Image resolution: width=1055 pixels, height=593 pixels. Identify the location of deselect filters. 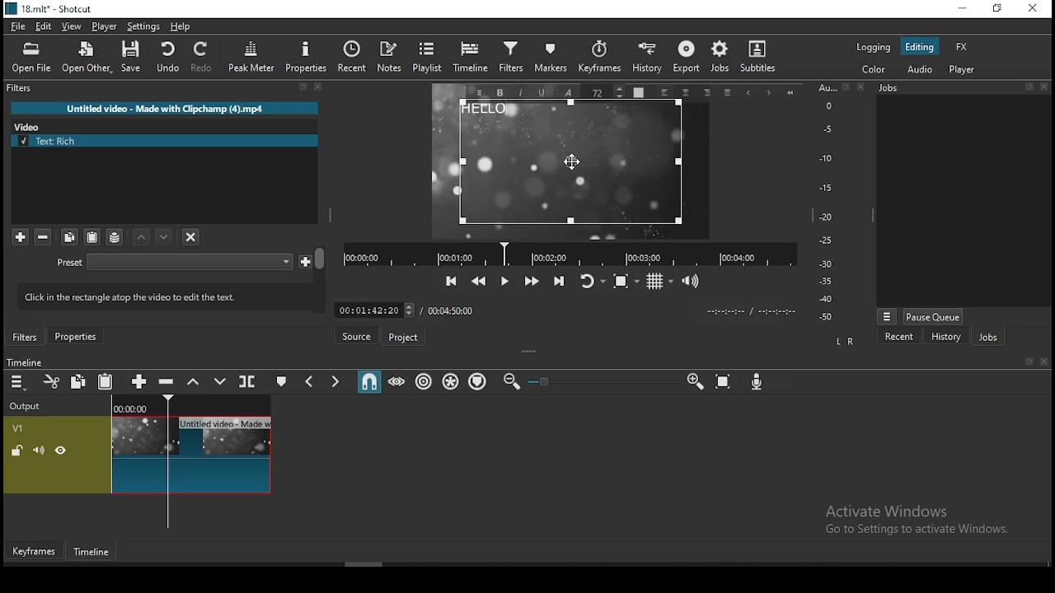
(190, 236).